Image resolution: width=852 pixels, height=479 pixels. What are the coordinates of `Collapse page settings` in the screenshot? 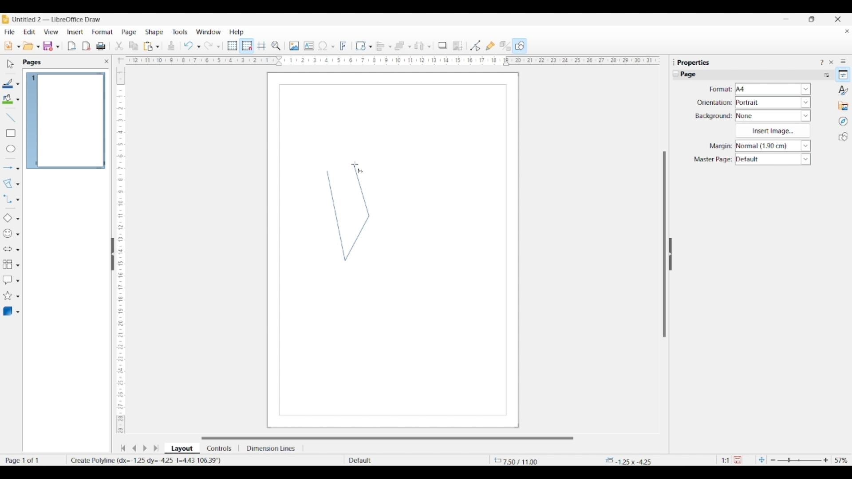 It's located at (676, 74).